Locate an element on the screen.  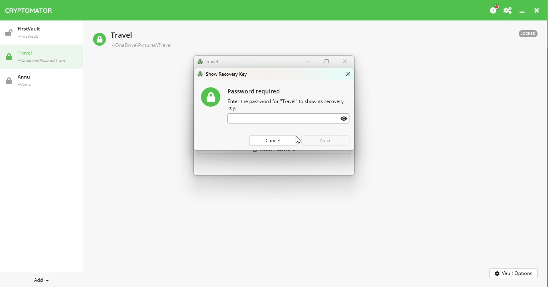
Minimize is located at coordinates (311, 61).